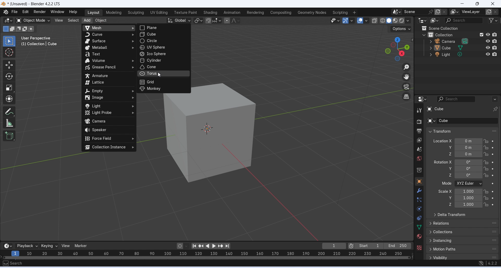 The width and height of the screenshot is (501, 268). I want to click on Scale  Y, so click(450, 198).